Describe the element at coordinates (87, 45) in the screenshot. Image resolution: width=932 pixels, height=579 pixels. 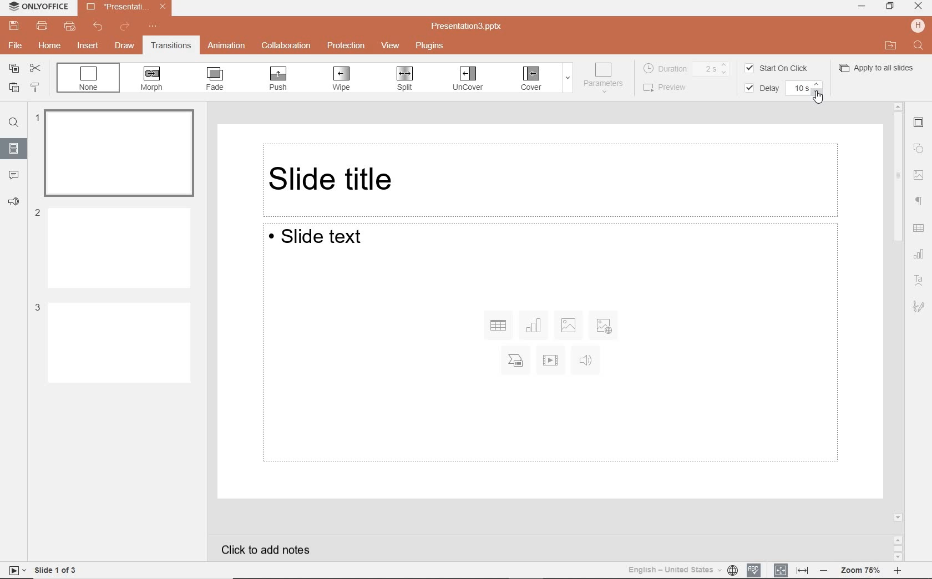
I see `insert` at that location.